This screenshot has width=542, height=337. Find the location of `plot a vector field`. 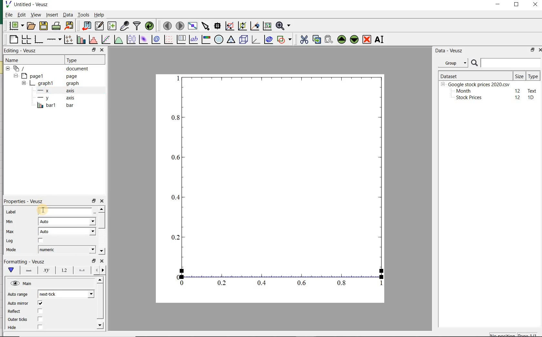

plot a vector field is located at coordinates (167, 40).